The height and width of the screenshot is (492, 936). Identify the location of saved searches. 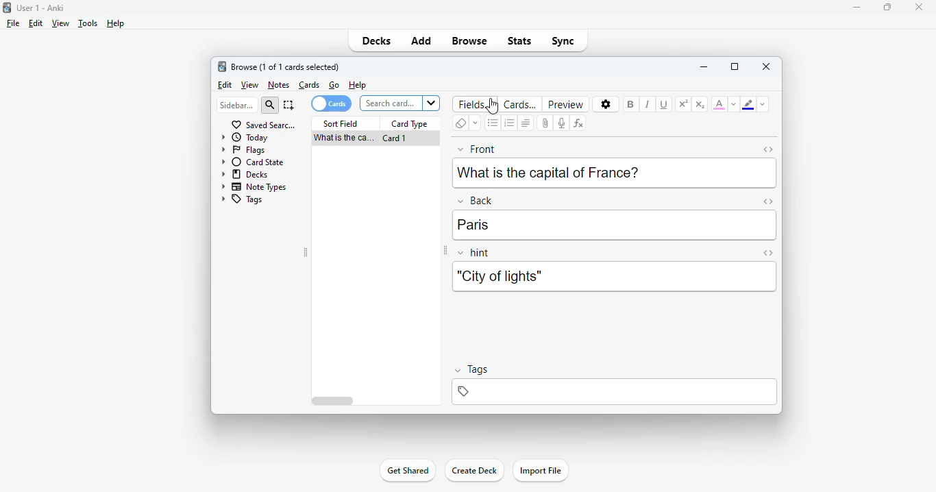
(263, 124).